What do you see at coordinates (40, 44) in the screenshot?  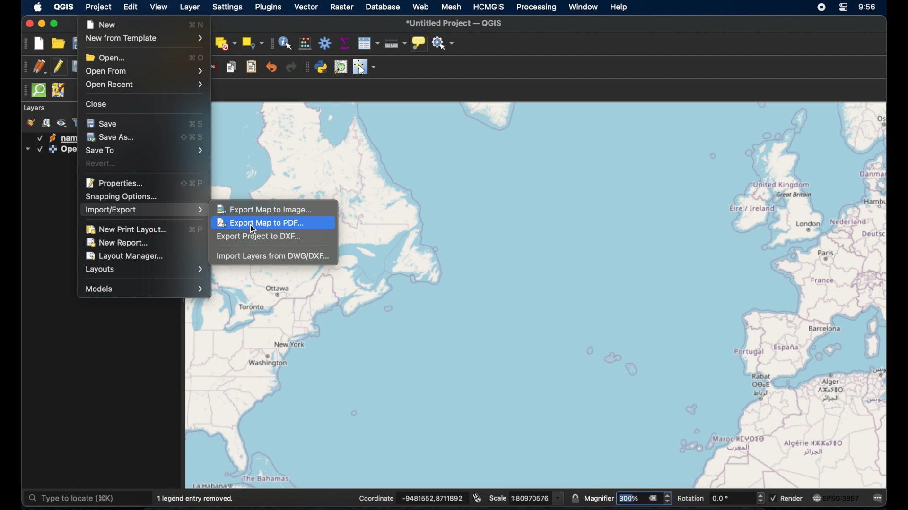 I see `new project` at bounding box center [40, 44].